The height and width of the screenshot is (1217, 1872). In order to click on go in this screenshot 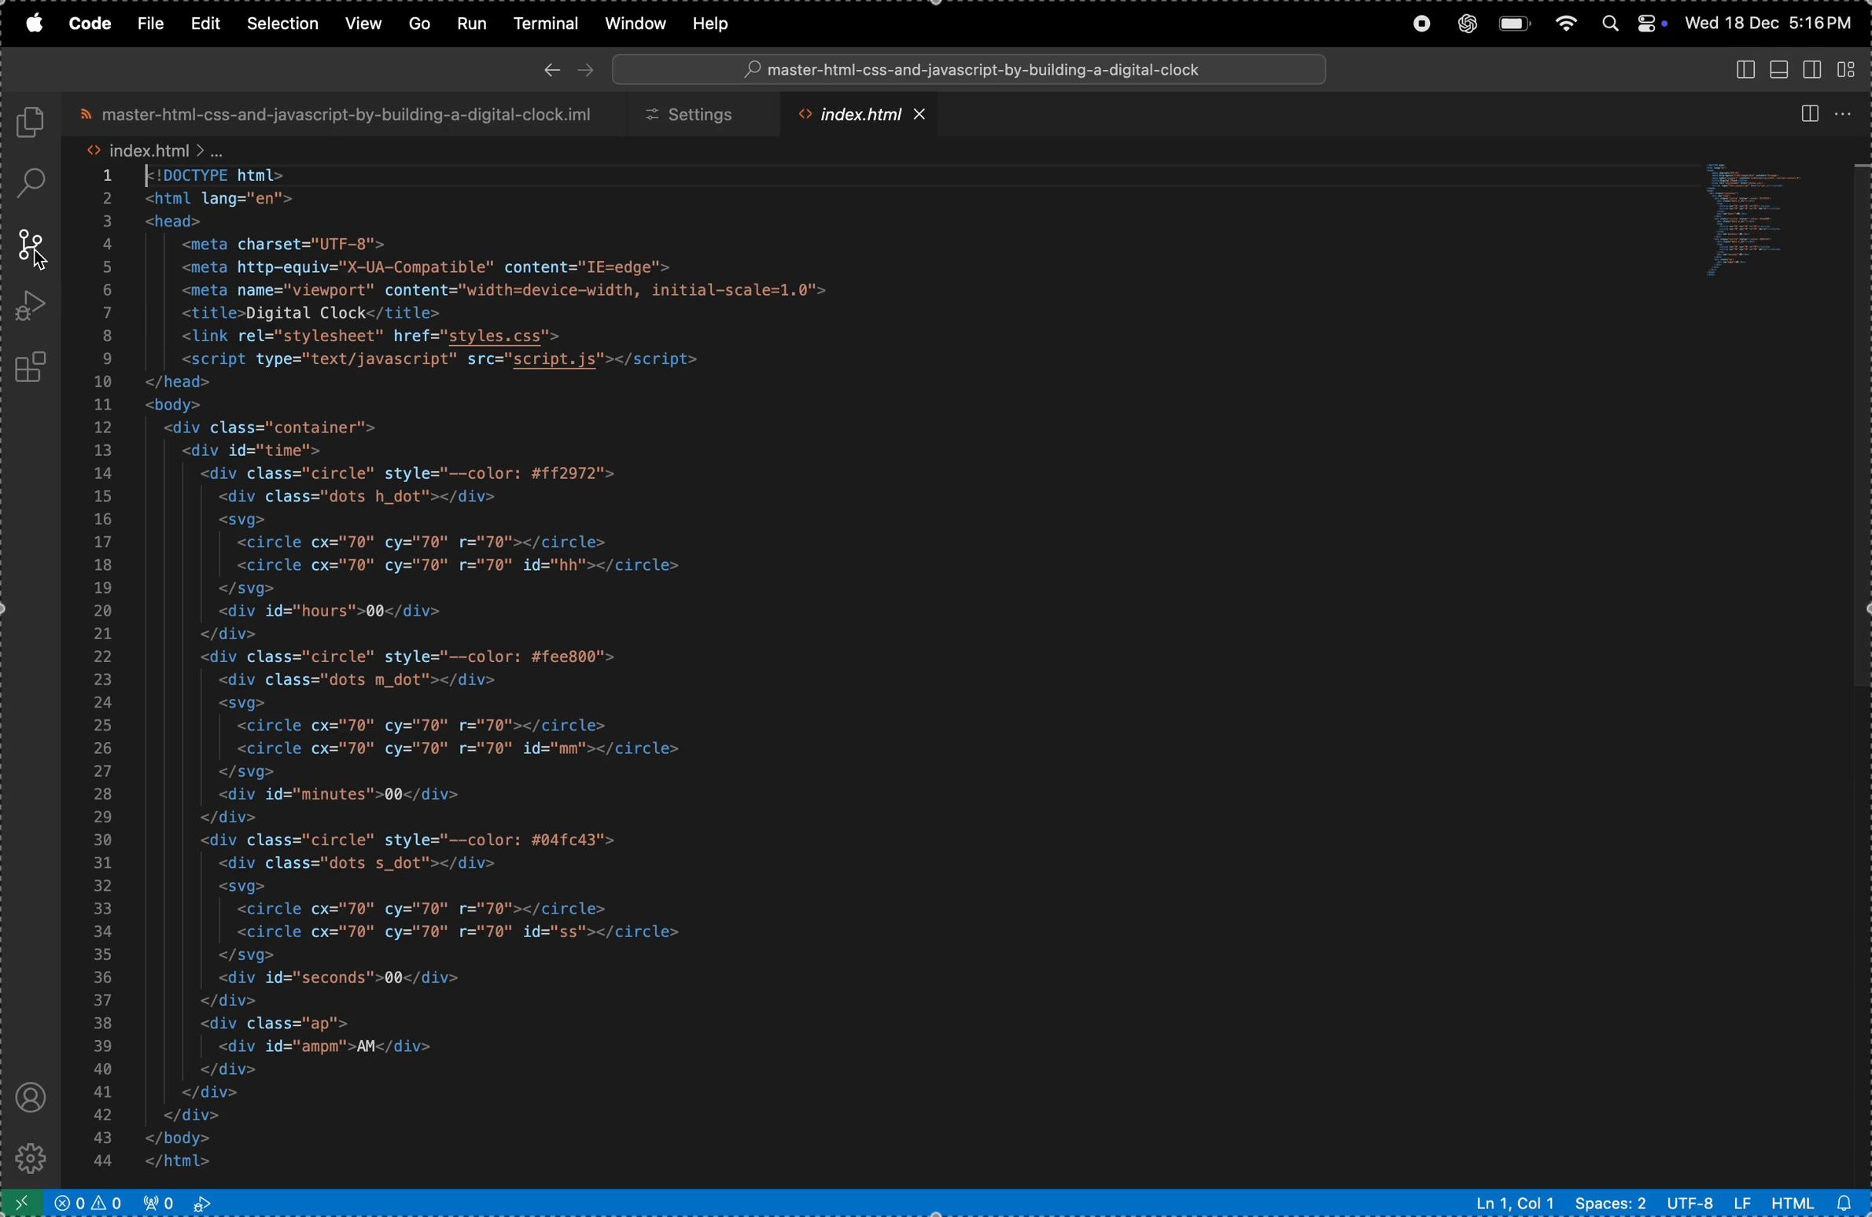, I will do `click(418, 24)`.